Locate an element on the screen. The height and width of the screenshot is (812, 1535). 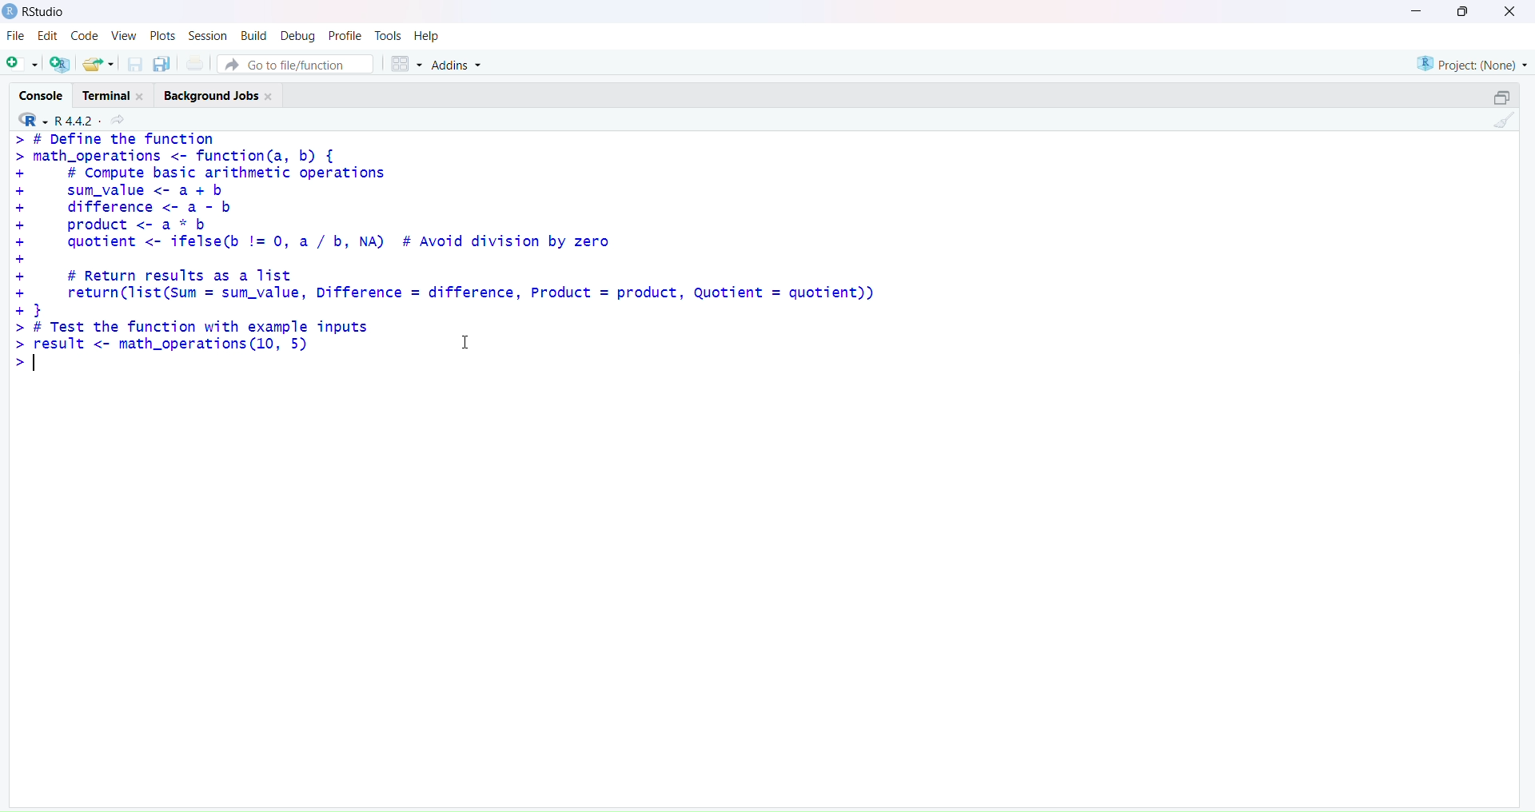
Help is located at coordinates (429, 35).